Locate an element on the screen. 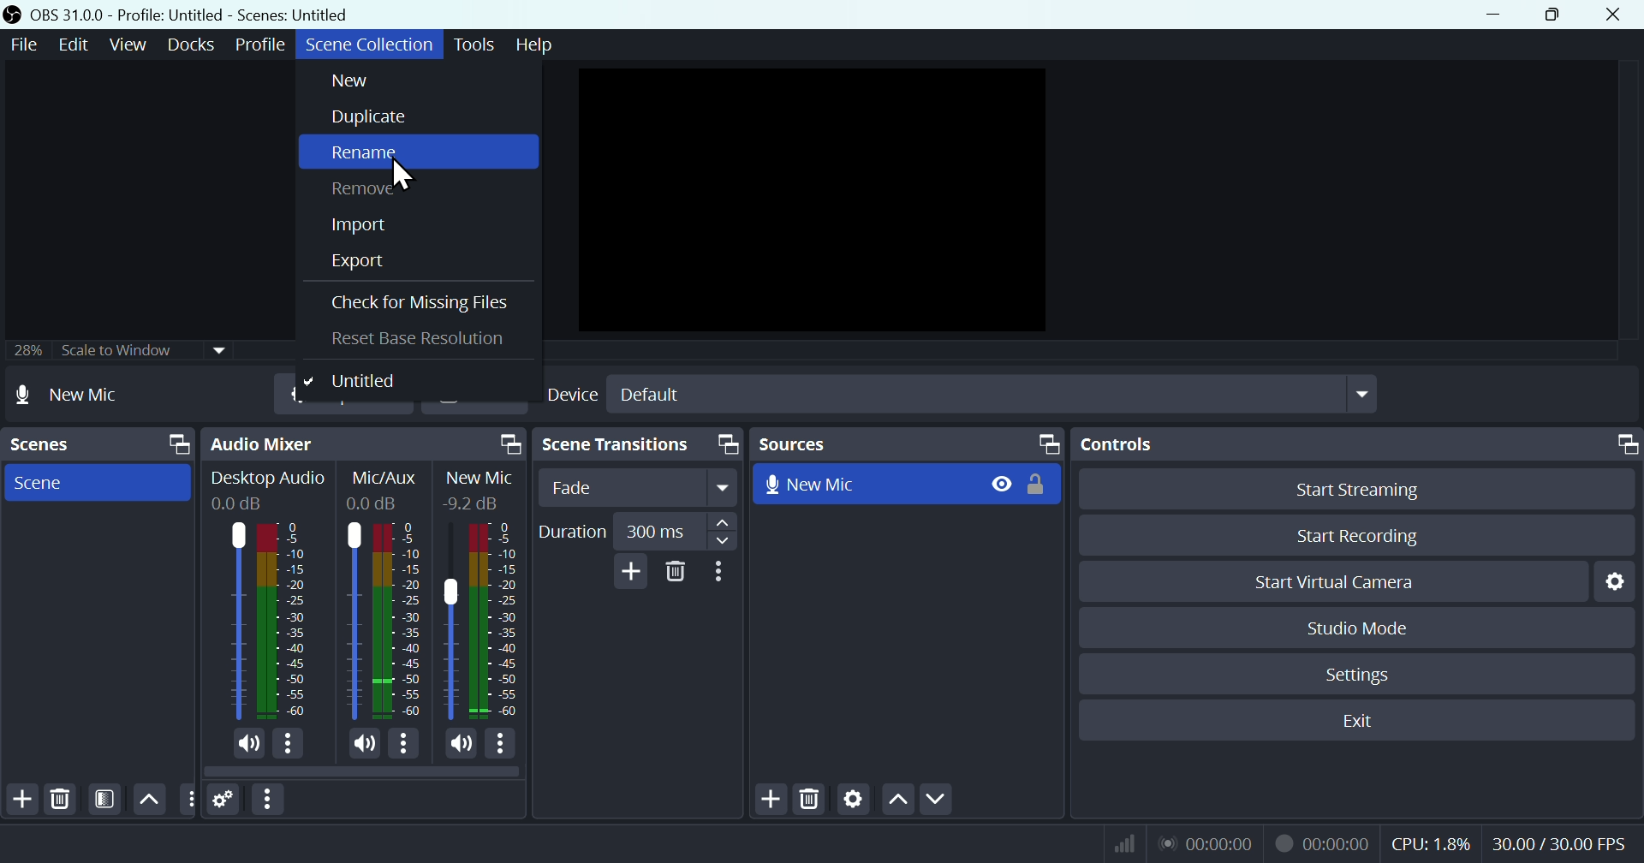 The image size is (1644, 863). New Mic is located at coordinates (497, 622).